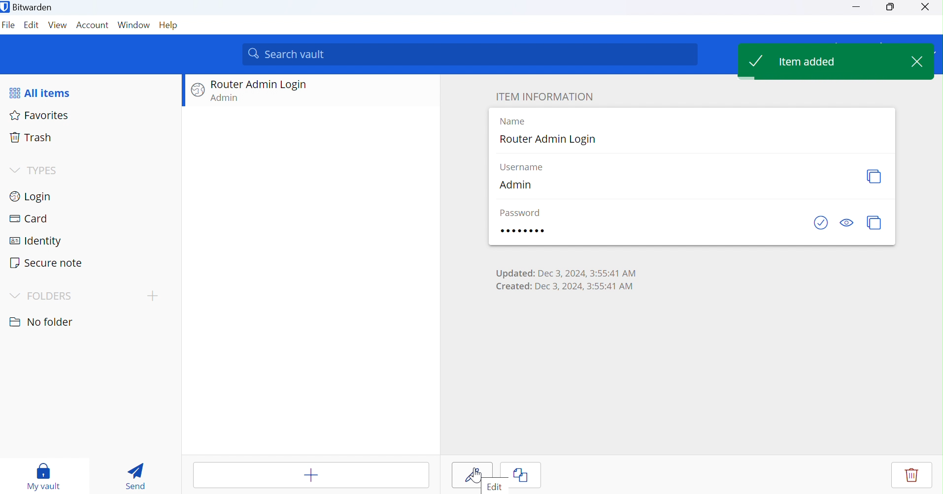 This screenshot has width=943, height=494. Describe the element at coordinates (58, 27) in the screenshot. I see `View` at that location.